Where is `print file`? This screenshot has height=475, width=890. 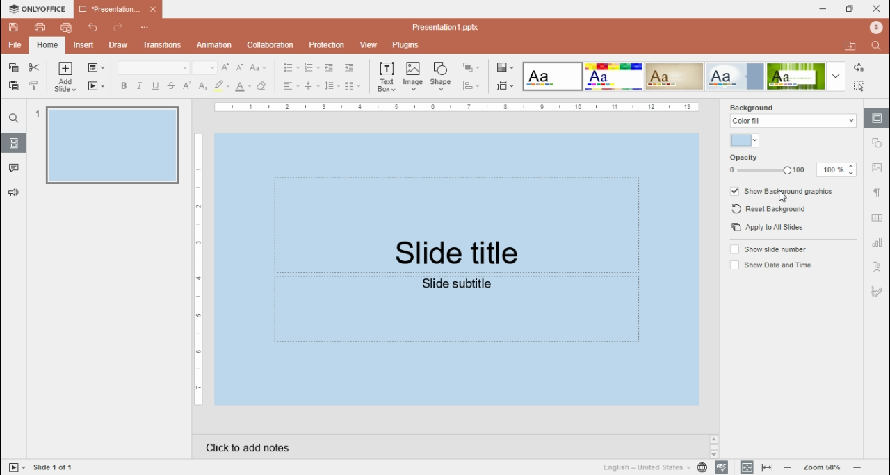
print file is located at coordinates (40, 27).